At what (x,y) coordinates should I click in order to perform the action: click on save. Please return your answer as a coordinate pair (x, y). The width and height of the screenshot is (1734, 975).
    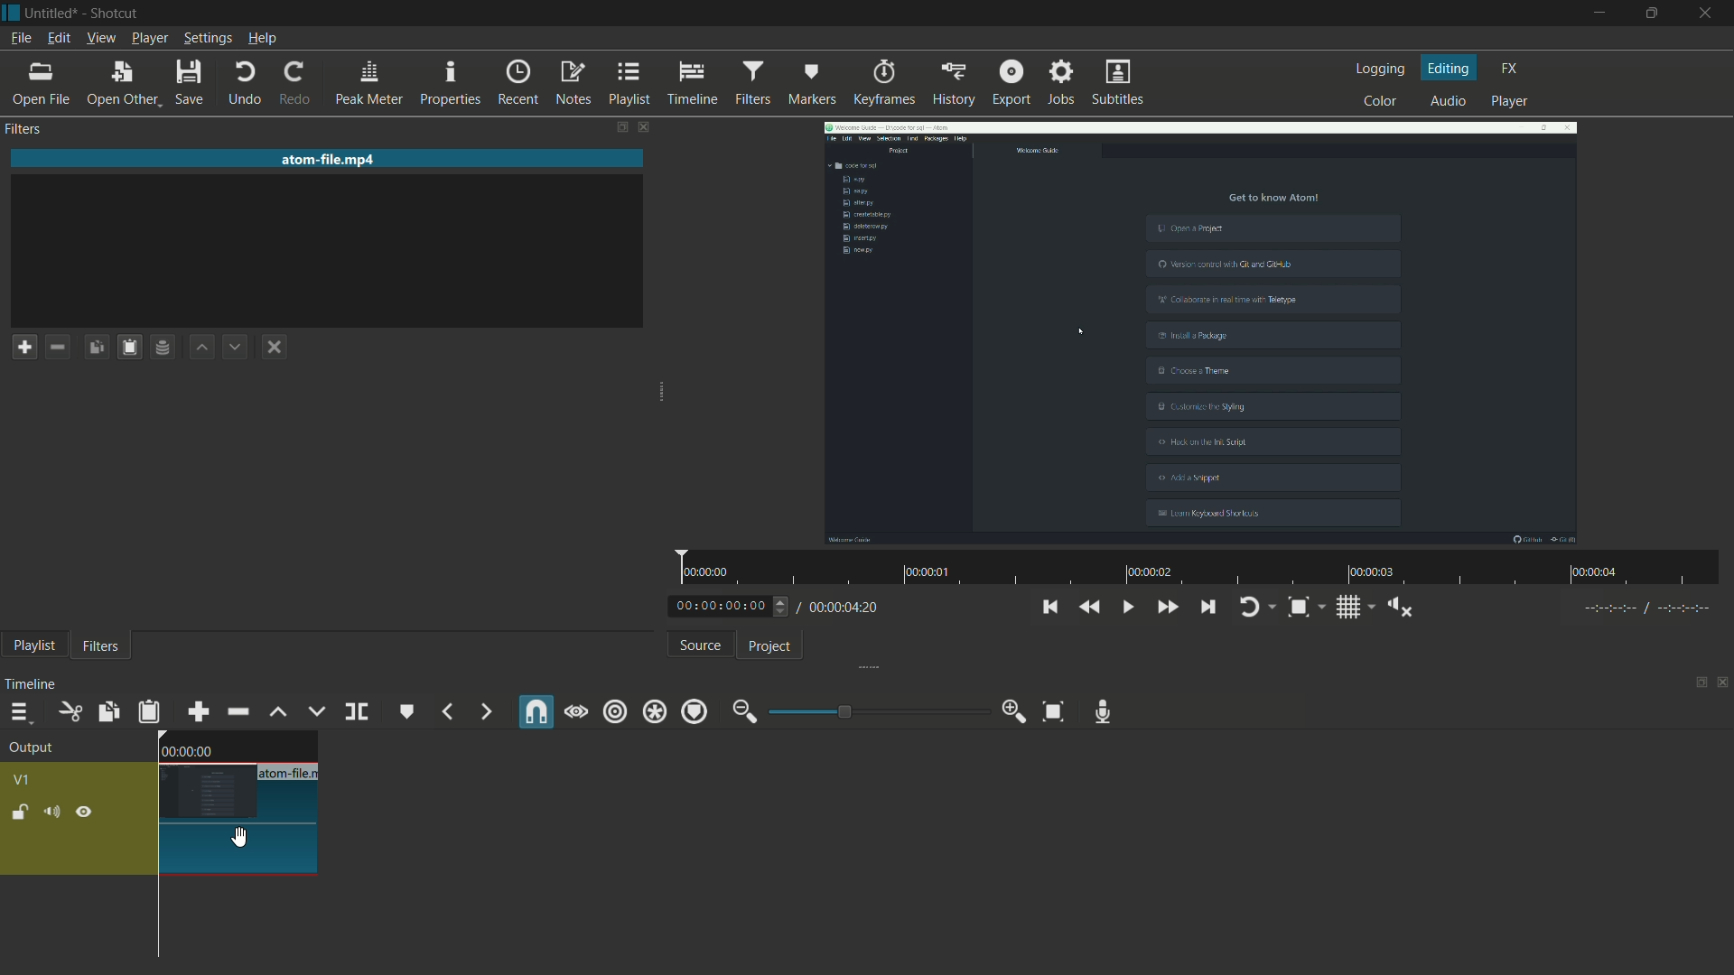
    Looking at the image, I should click on (191, 84).